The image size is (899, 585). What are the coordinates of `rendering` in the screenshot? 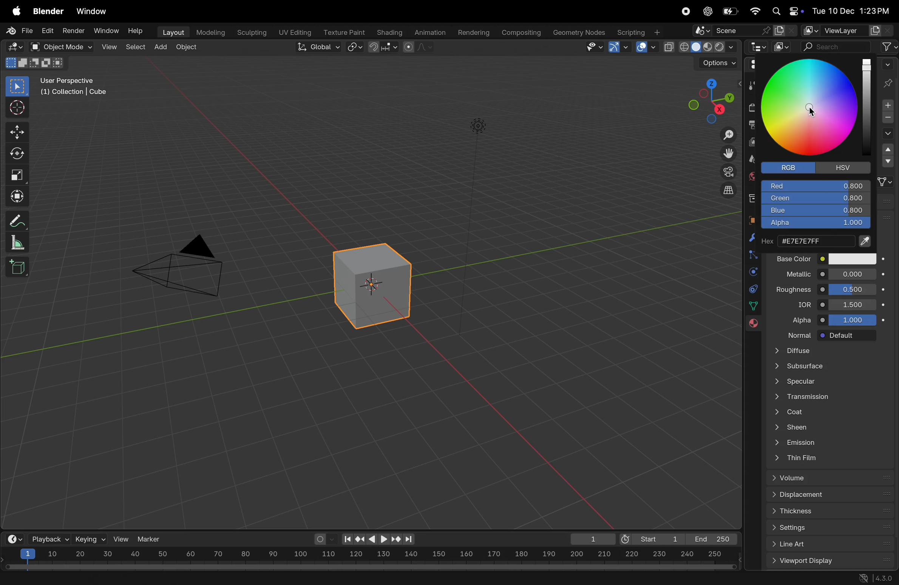 It's located at (471, 32).